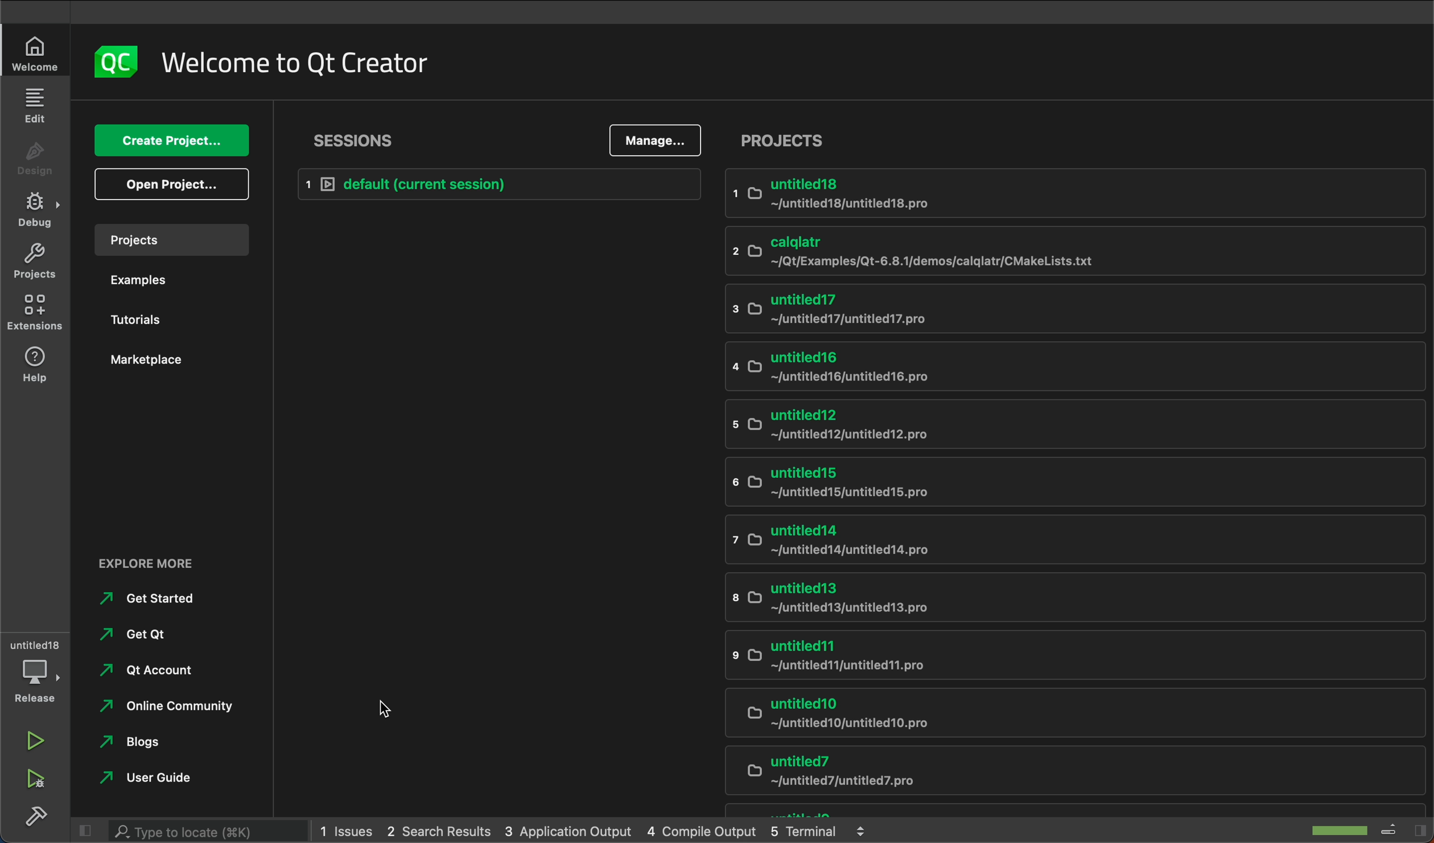 The width and height of the screenshot is (1434, 843). I want to click on untitled14, so click(1054, 542).